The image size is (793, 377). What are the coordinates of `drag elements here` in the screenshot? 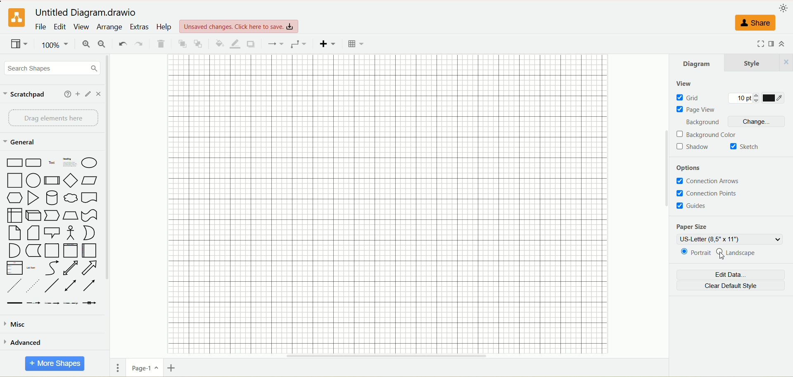 It's located at (55, 118).